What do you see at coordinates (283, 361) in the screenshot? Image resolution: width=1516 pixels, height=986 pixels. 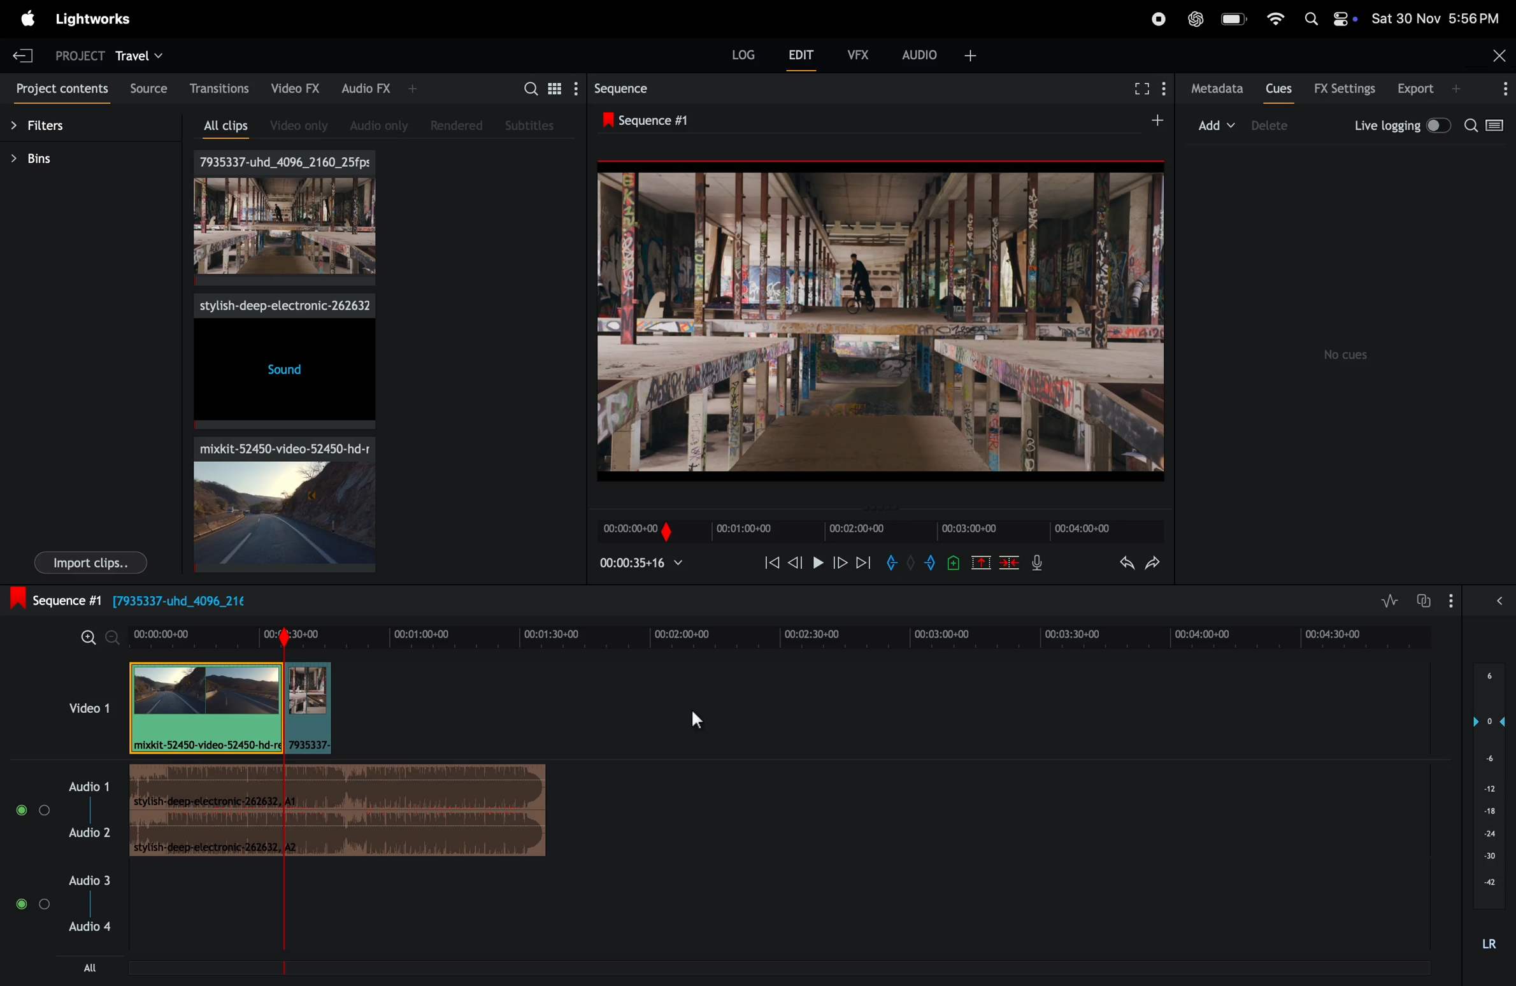 I see `sound effects` at bounding box center [283, 361].